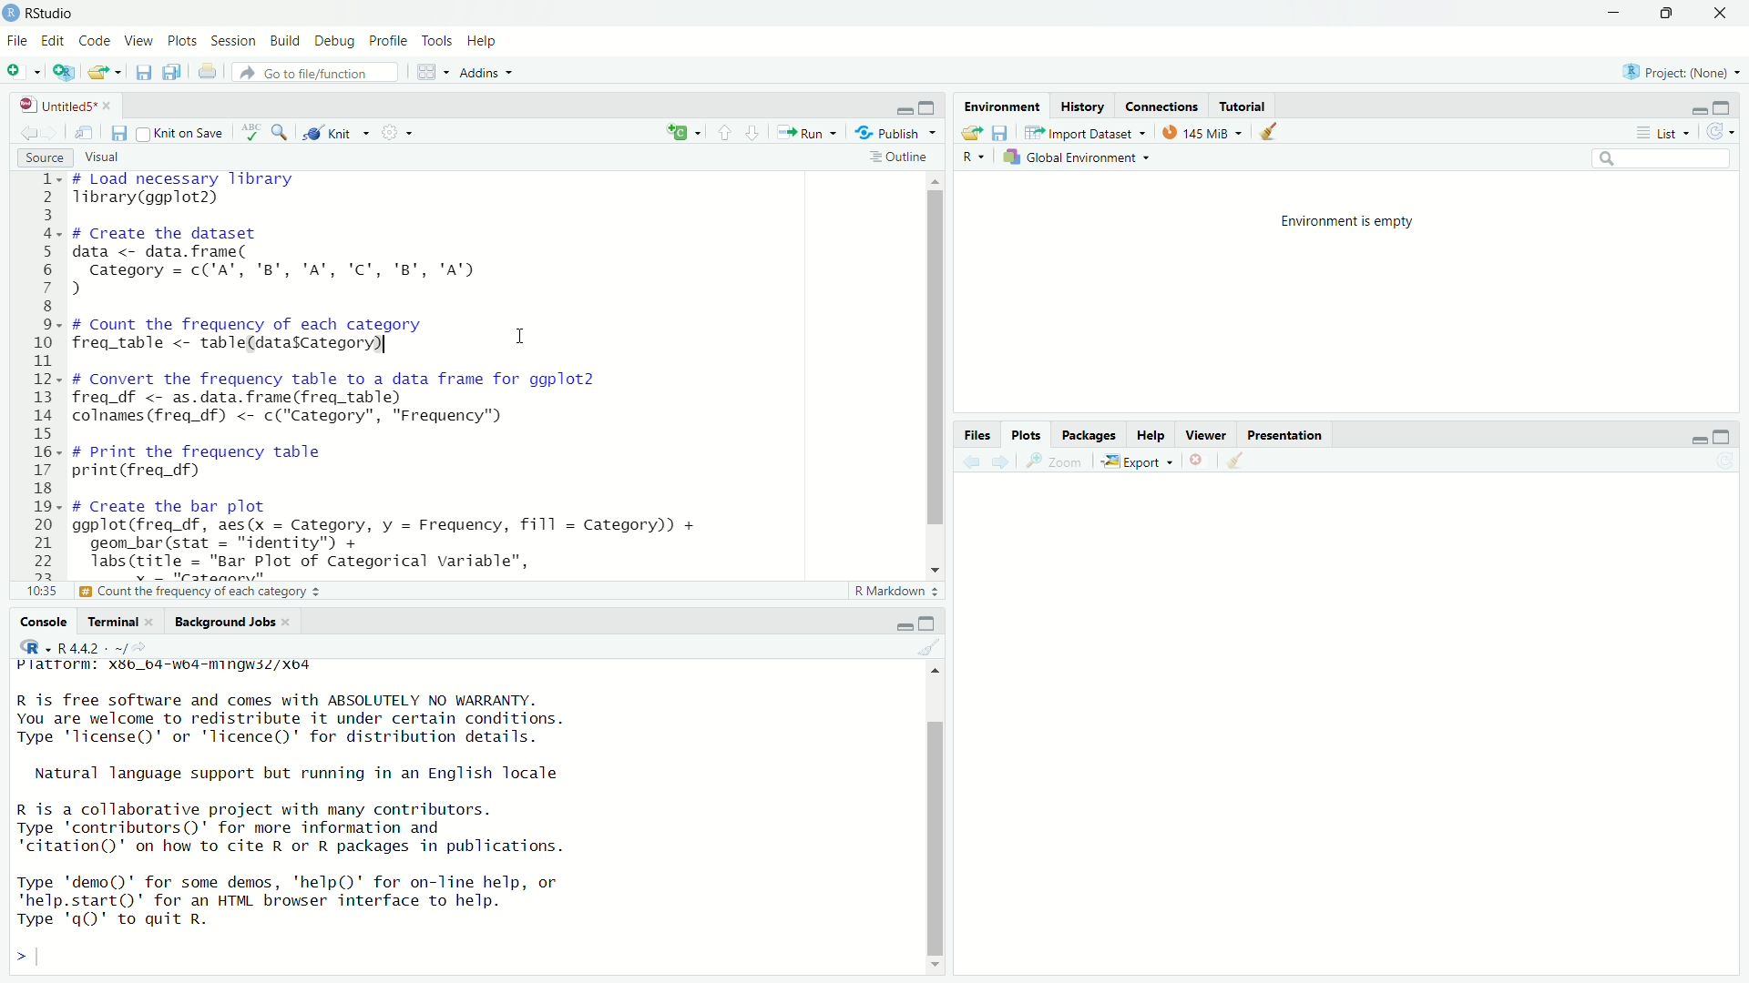  What do you see at coordinates (182, 42) in the screenshot?
I see `plots` at bounding box center [182, 42].